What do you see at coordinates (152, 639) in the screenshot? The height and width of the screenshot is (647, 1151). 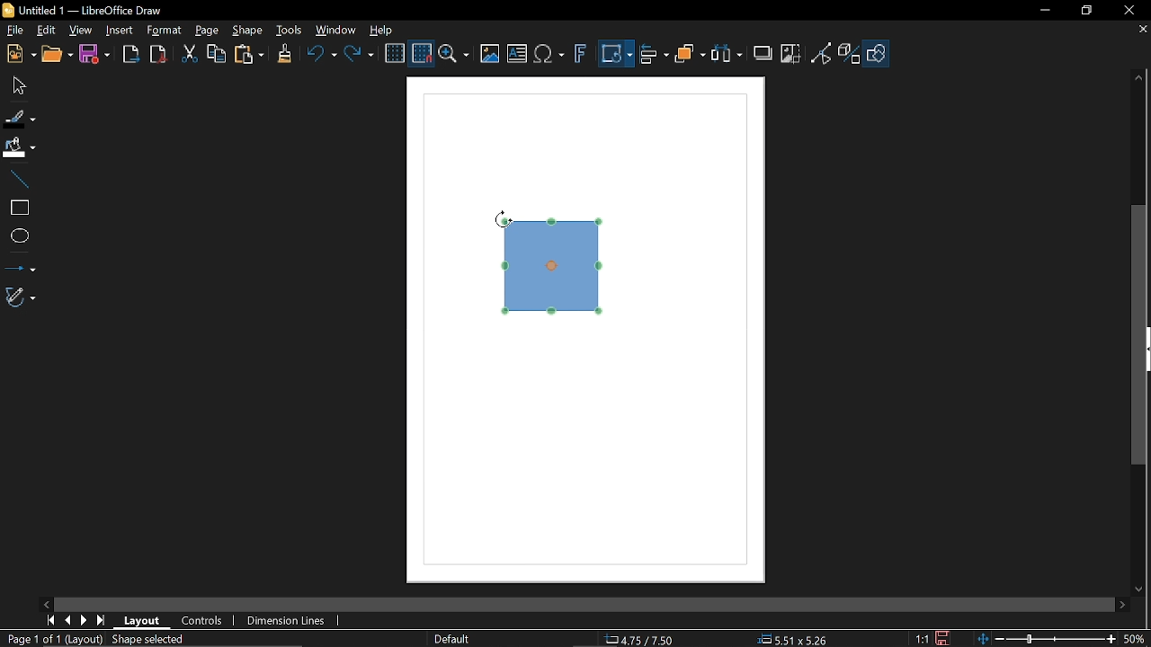 I see `Shaped selected` at bounding box center [152, 639].